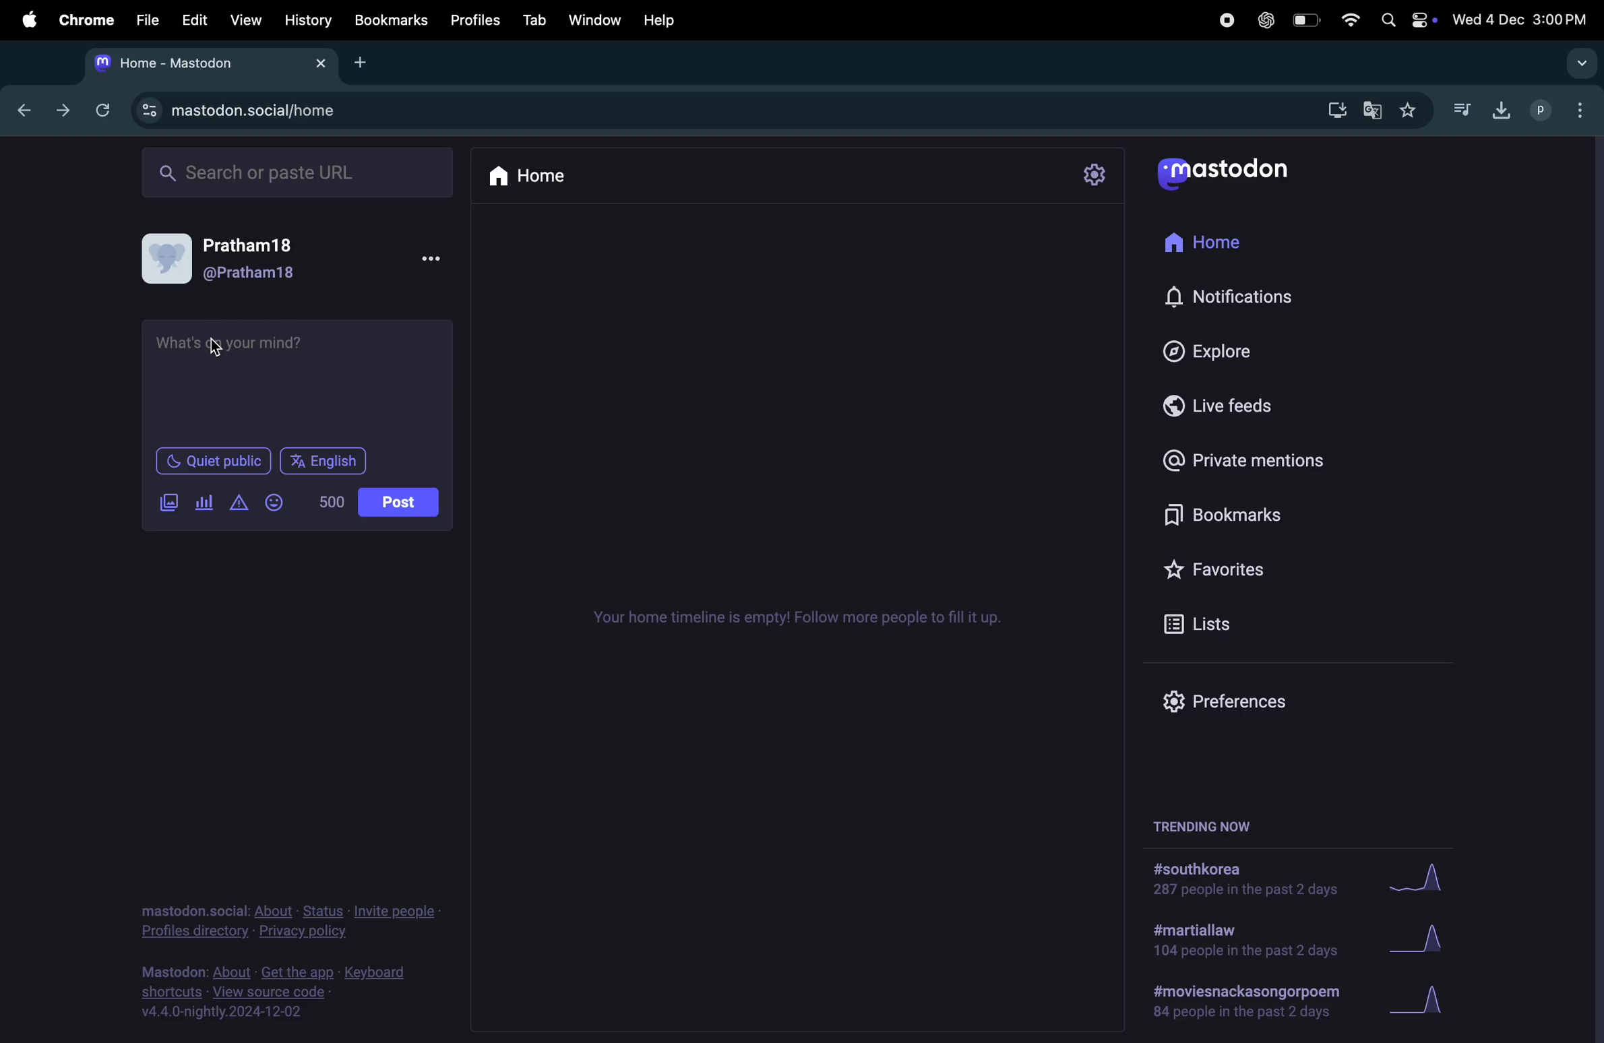  I want to click on history, so click(309, 21).